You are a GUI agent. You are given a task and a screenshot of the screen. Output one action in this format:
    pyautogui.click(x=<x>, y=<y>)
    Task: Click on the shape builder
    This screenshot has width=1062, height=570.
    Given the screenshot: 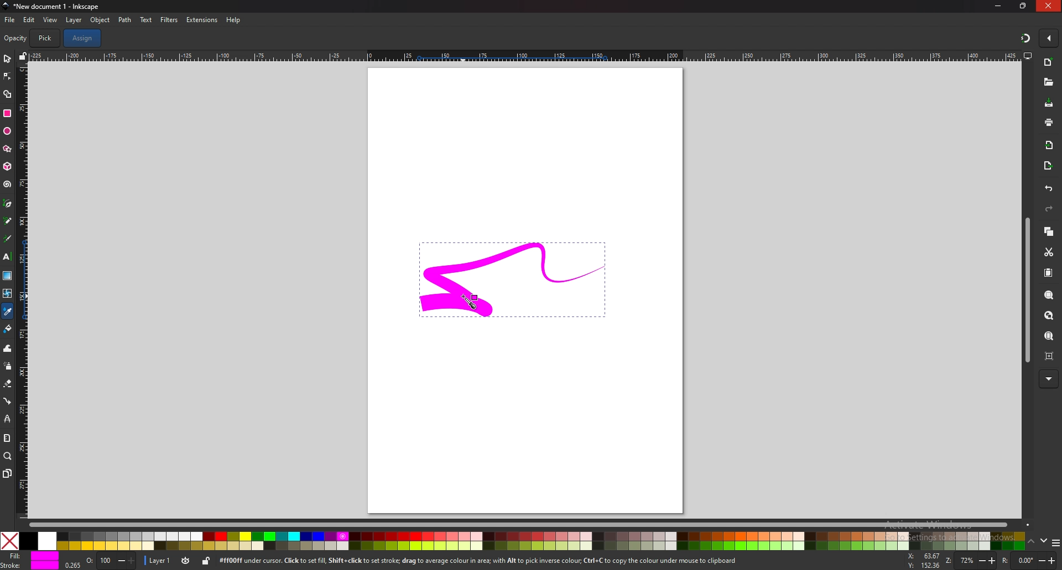 What is the action you would take?
    pyautogui.click(x=7, y=94)
    